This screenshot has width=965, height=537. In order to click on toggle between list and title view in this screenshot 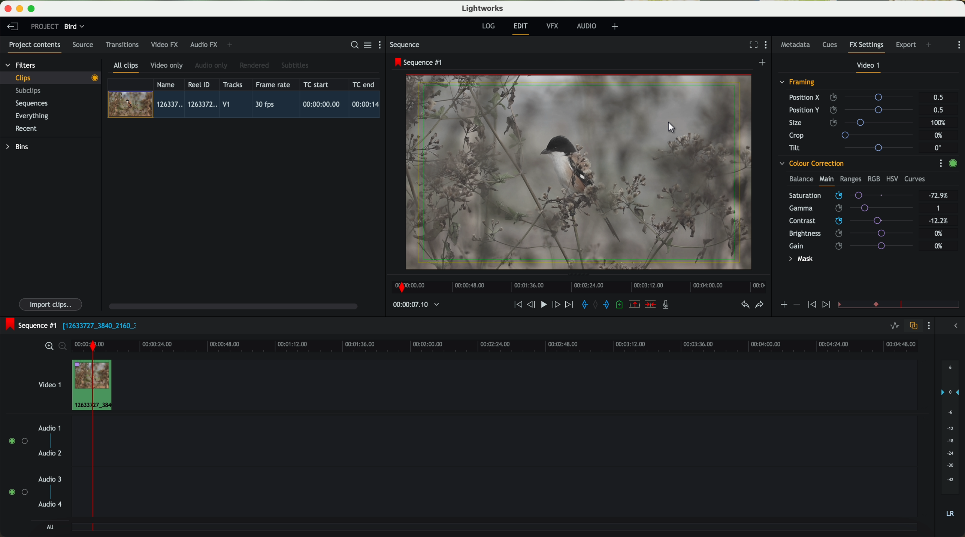, I will do `click(367, 45)`.